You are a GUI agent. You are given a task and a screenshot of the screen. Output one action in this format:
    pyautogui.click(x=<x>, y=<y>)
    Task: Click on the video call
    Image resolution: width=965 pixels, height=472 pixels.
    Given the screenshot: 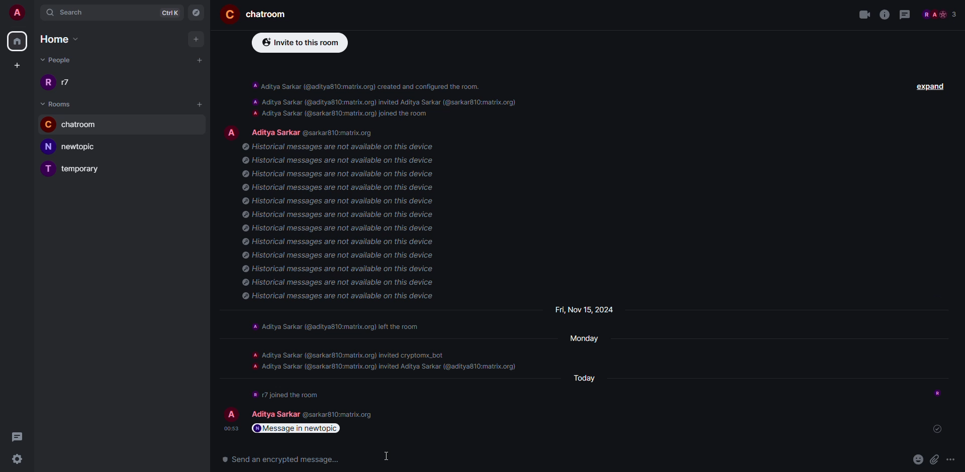 What is the action you would take?
    pyautogui.click(x=861, y=16)
    